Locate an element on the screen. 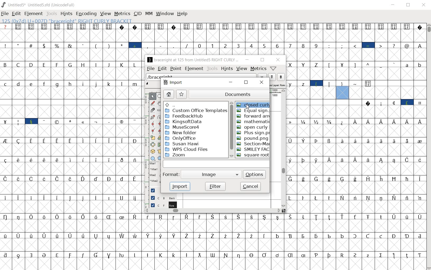 This screenshot has width=431, height=270. hints is located at coordinates (227, 69).